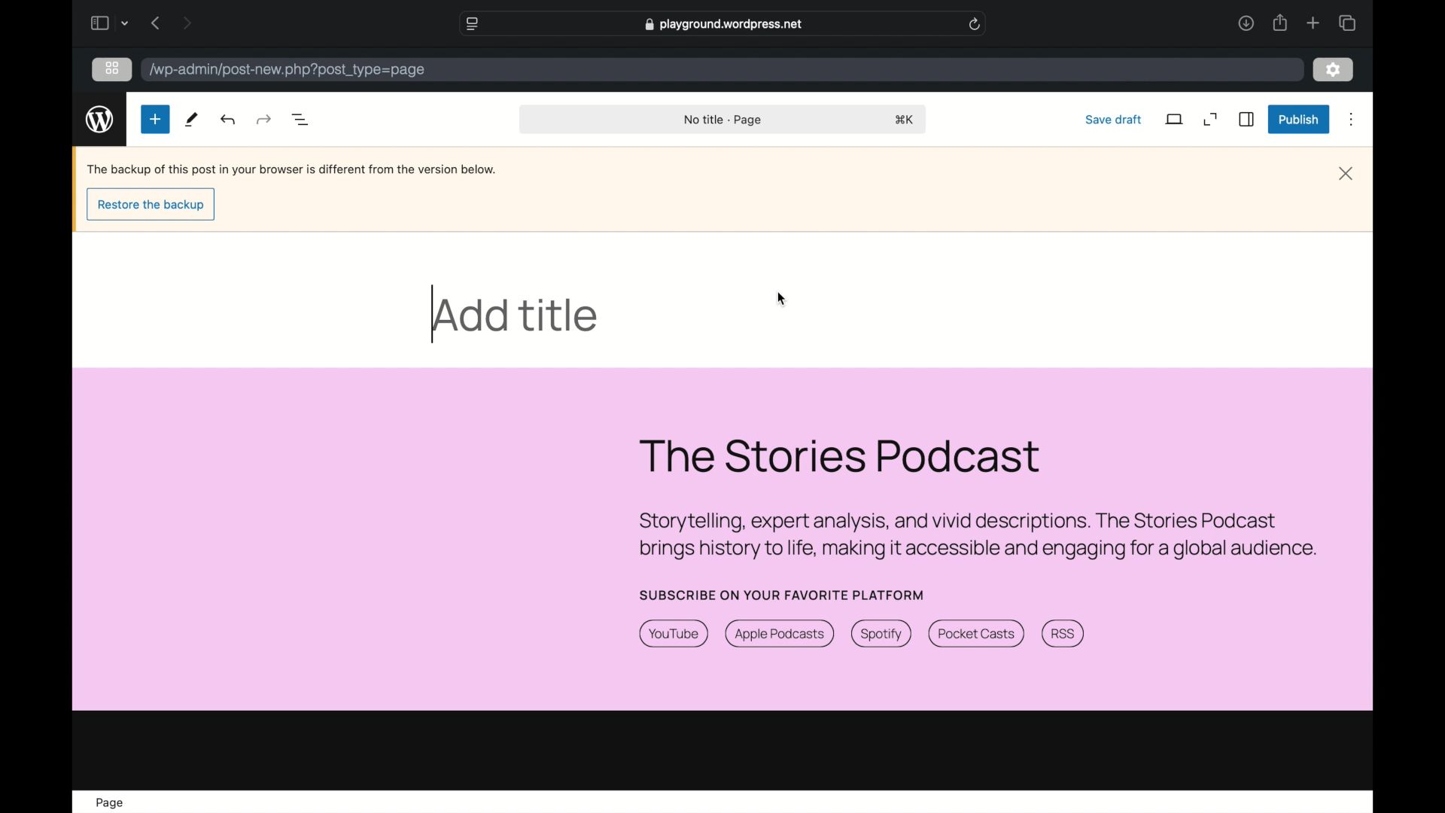 The height and width of the screenshot is (813, 1445). Describe the element at coordinates (977, 536) in the screenshot. I see `template content` at that location.